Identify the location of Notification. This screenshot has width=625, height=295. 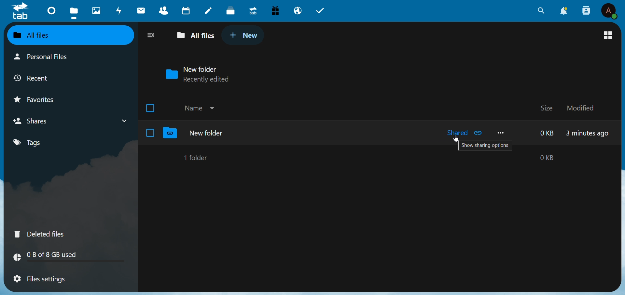
(564, 11).